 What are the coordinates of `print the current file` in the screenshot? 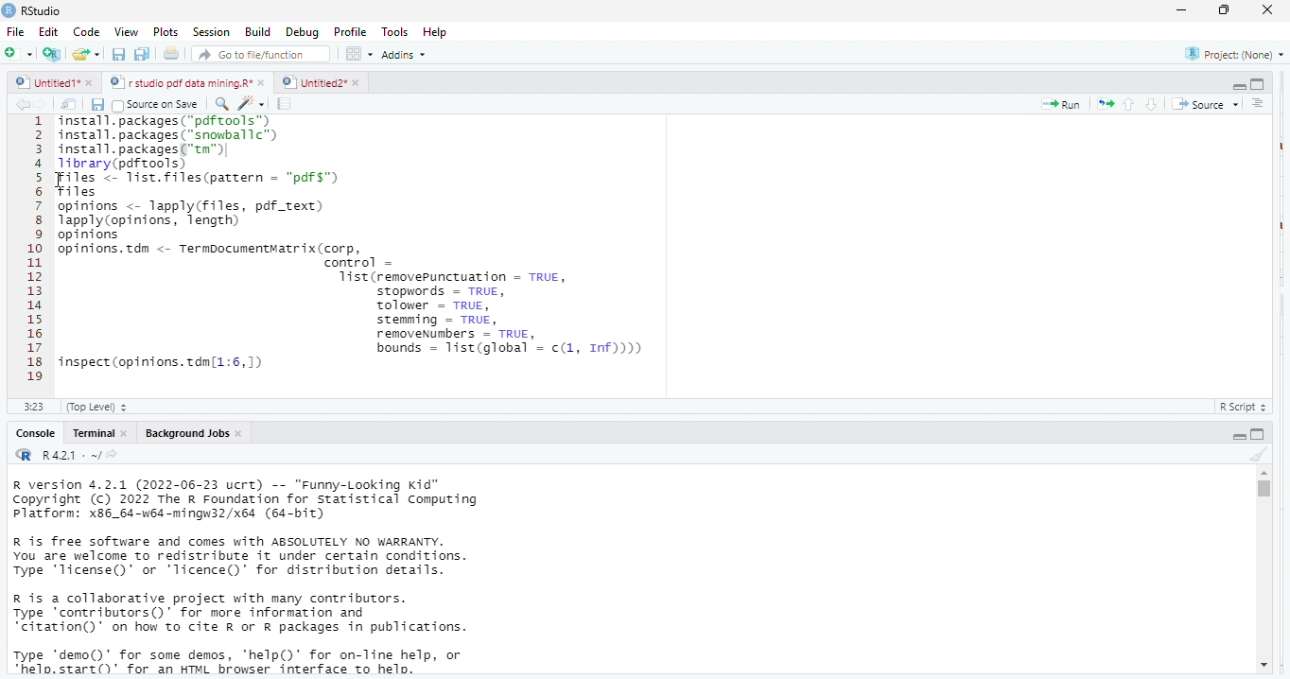 It's located at (172, 55).